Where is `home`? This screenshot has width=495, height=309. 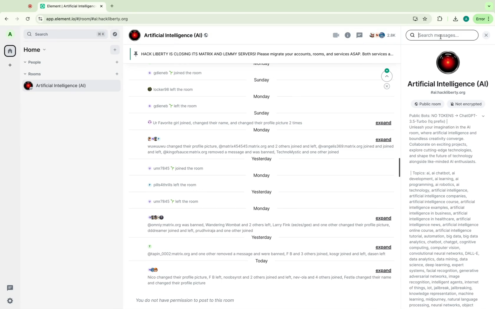
home is located at coordinates (37, 49).